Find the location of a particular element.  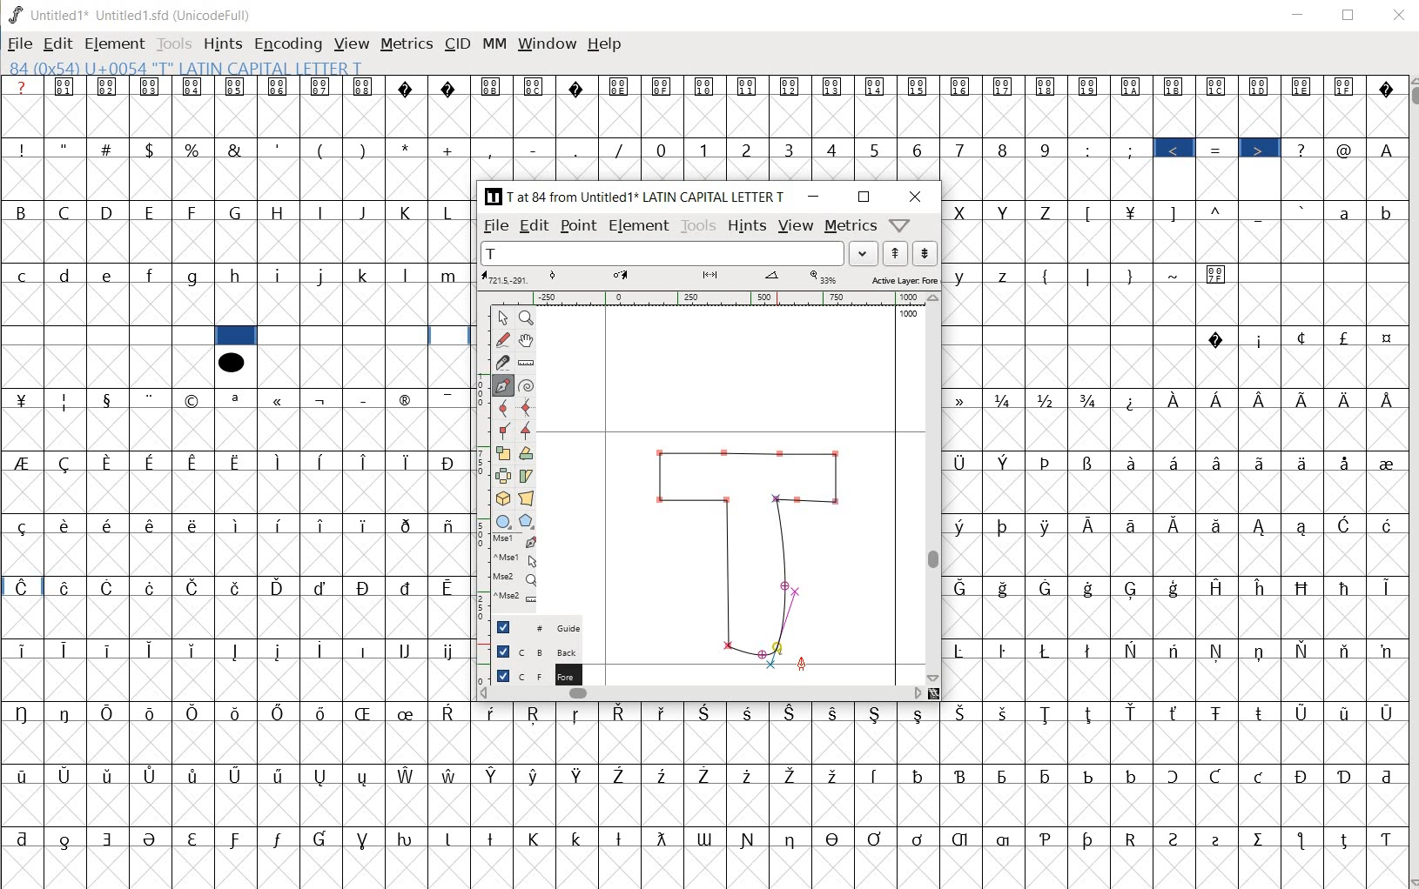

Symbol is located at coordinates (1218, 462).